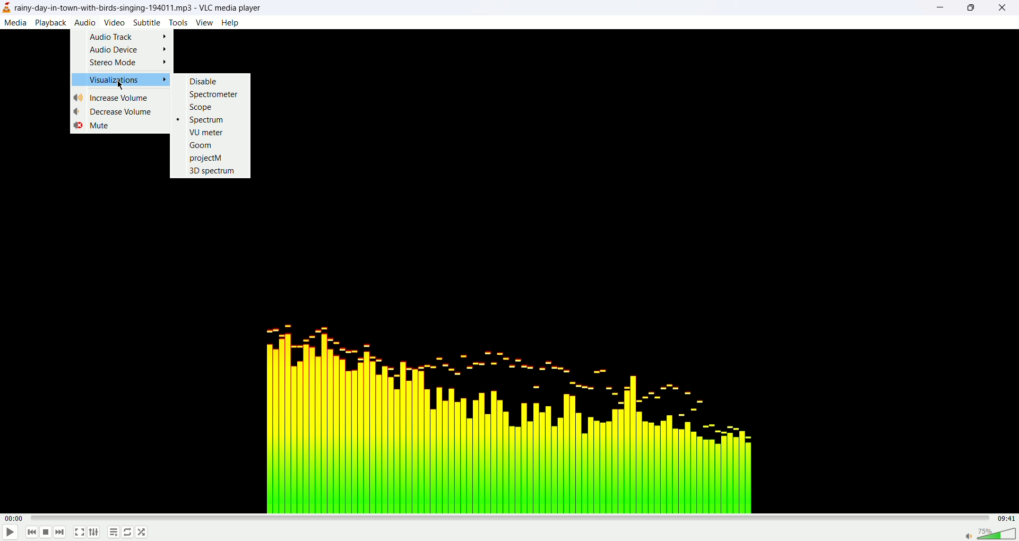 The height and width of the screenshot is (541, 1019). I want to click on audio device, so click(128, 49).